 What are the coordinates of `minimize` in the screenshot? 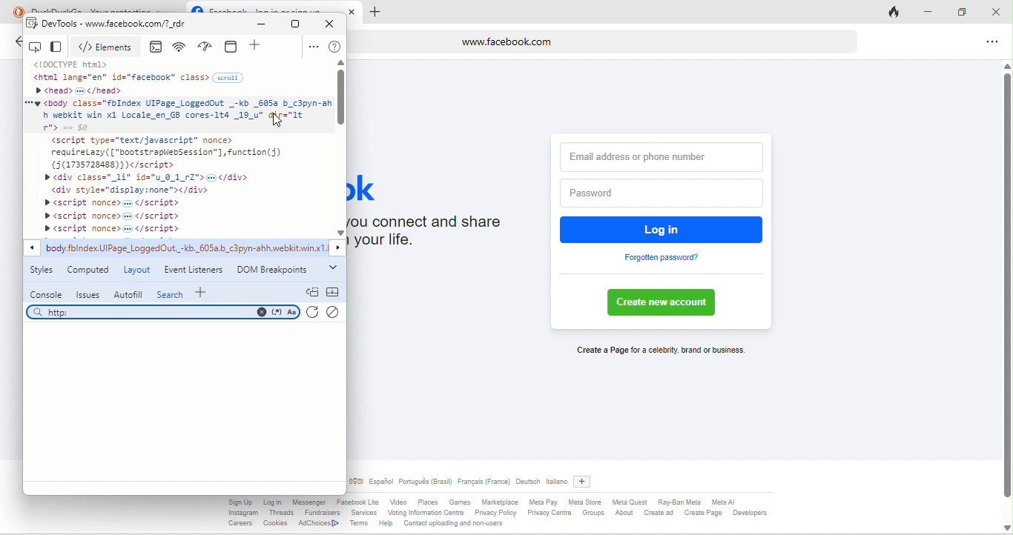 It's located at (934, 13).